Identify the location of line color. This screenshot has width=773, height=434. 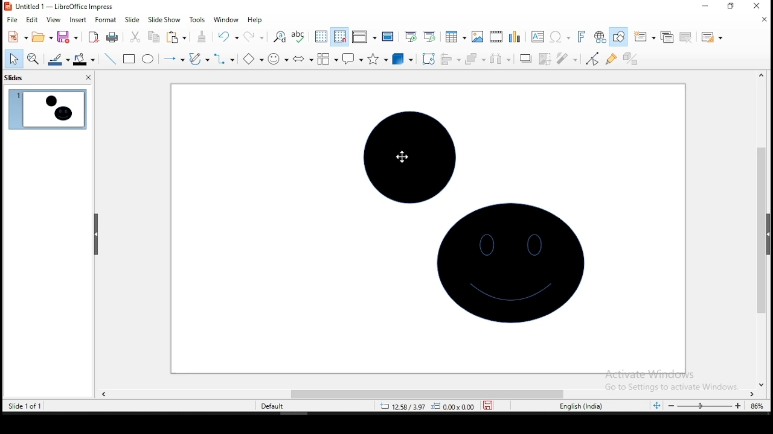
(58, 61).